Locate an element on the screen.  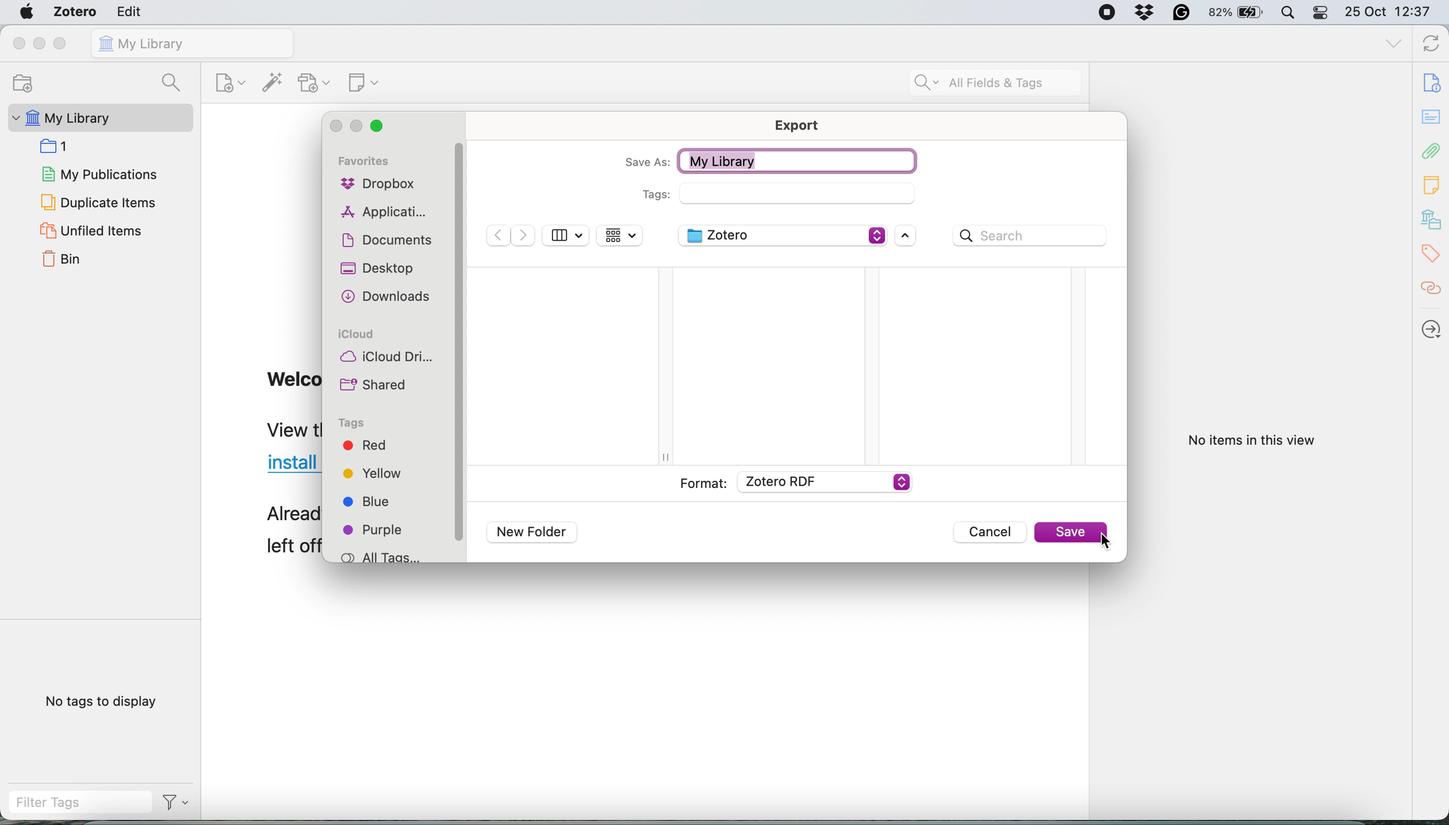
All Tags is located at coordinates (380, 555).